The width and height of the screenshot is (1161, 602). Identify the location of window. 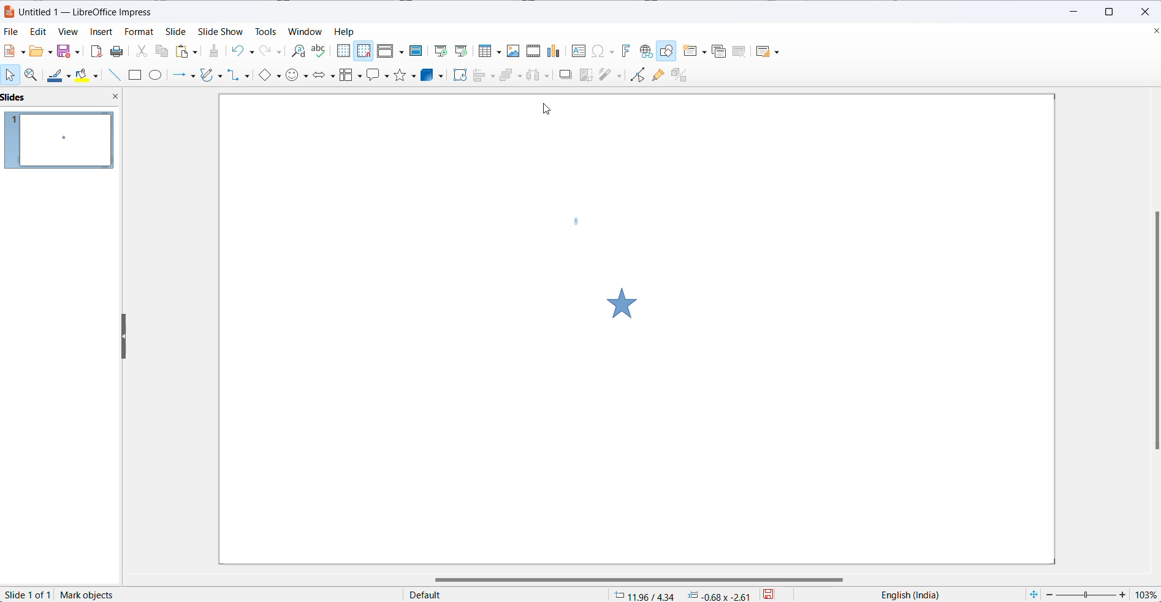
(305, 32).